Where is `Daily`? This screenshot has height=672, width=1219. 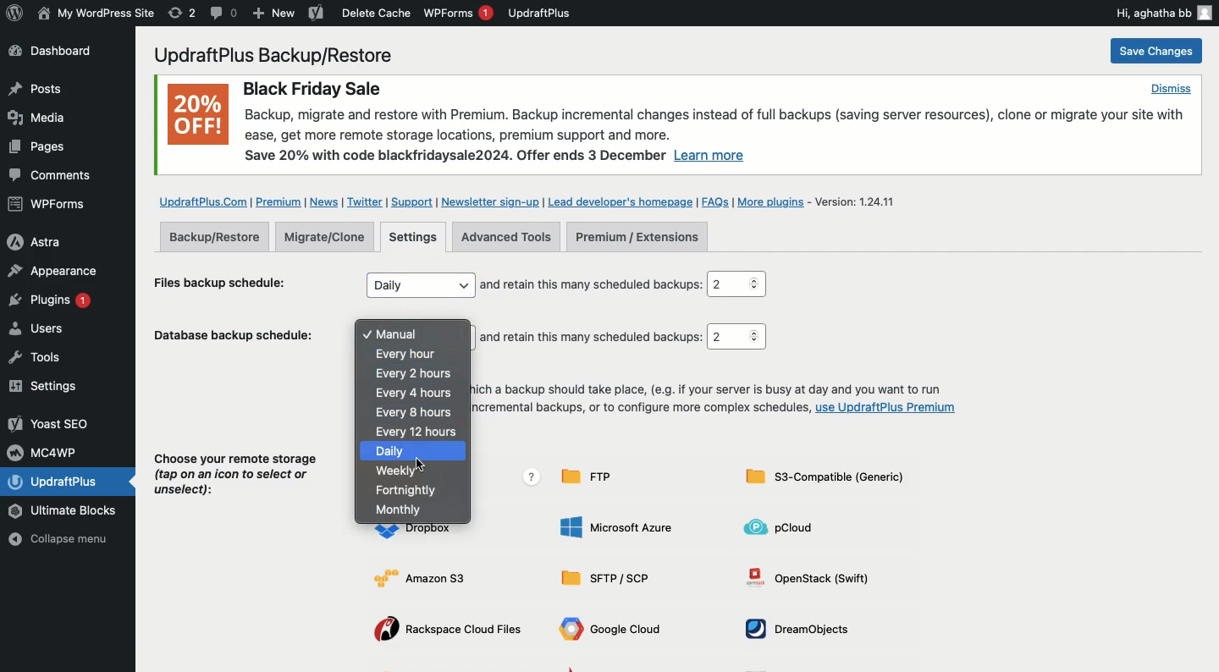 Daily is located at coordinates (416, 452).